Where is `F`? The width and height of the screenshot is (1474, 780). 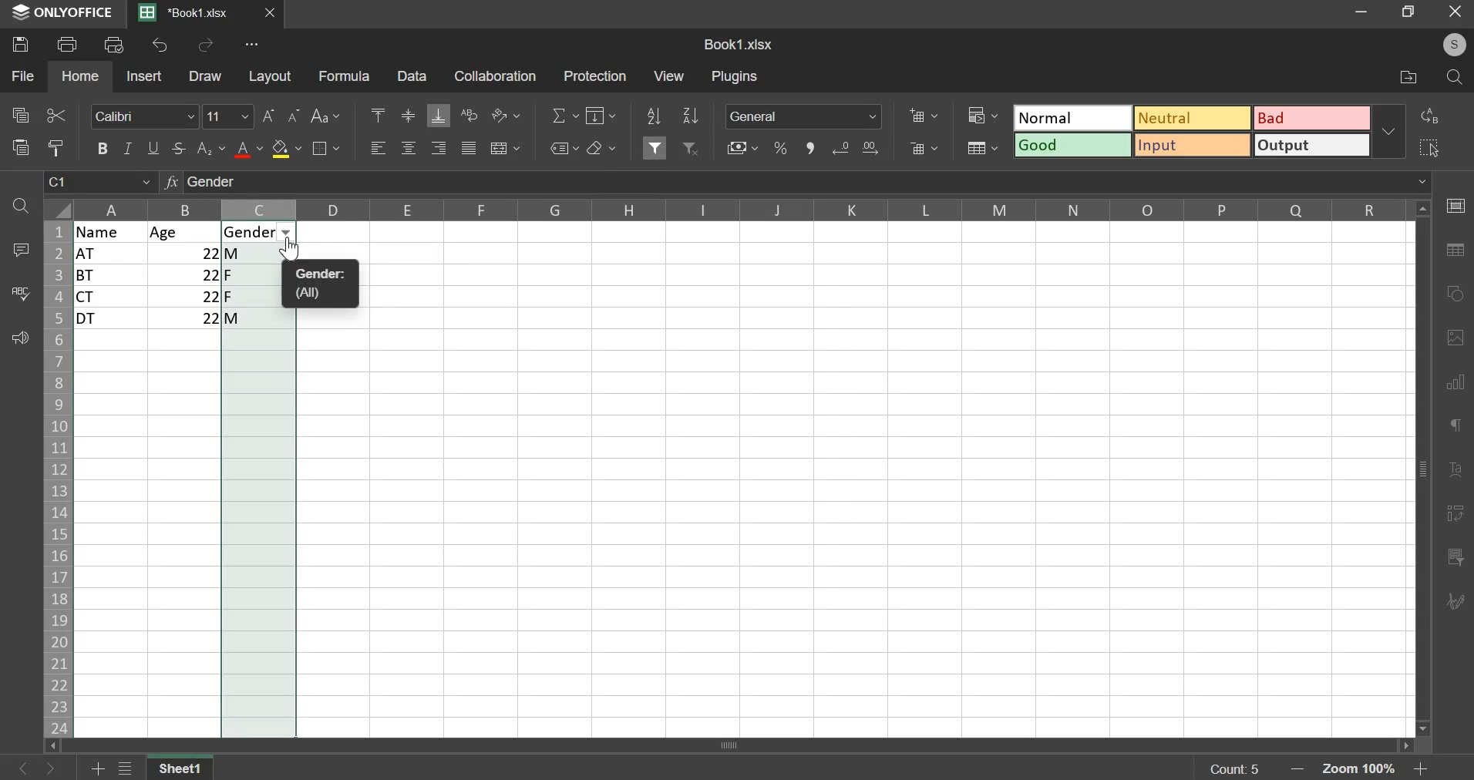
F is located at coordinates (260, 274).